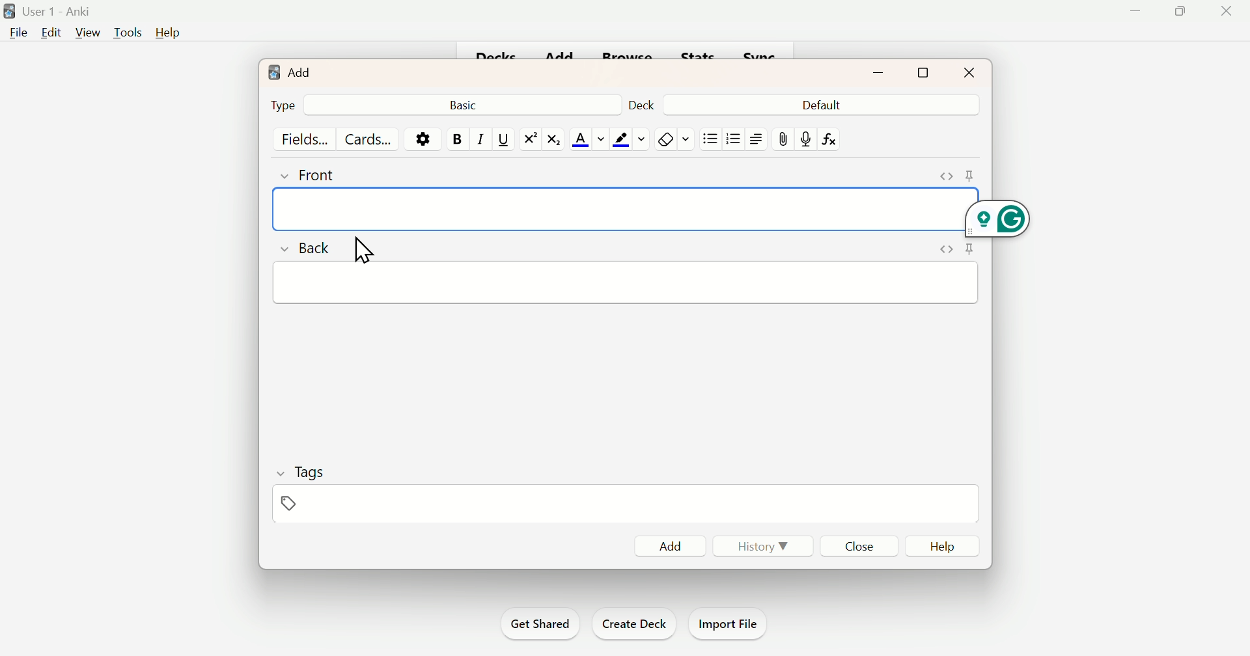 The height and width of the screenshot is (656, 1250). What do you see at coordinates (502, 140) in the screenshot?
I see `Underline` at bounding box center [502, 140].